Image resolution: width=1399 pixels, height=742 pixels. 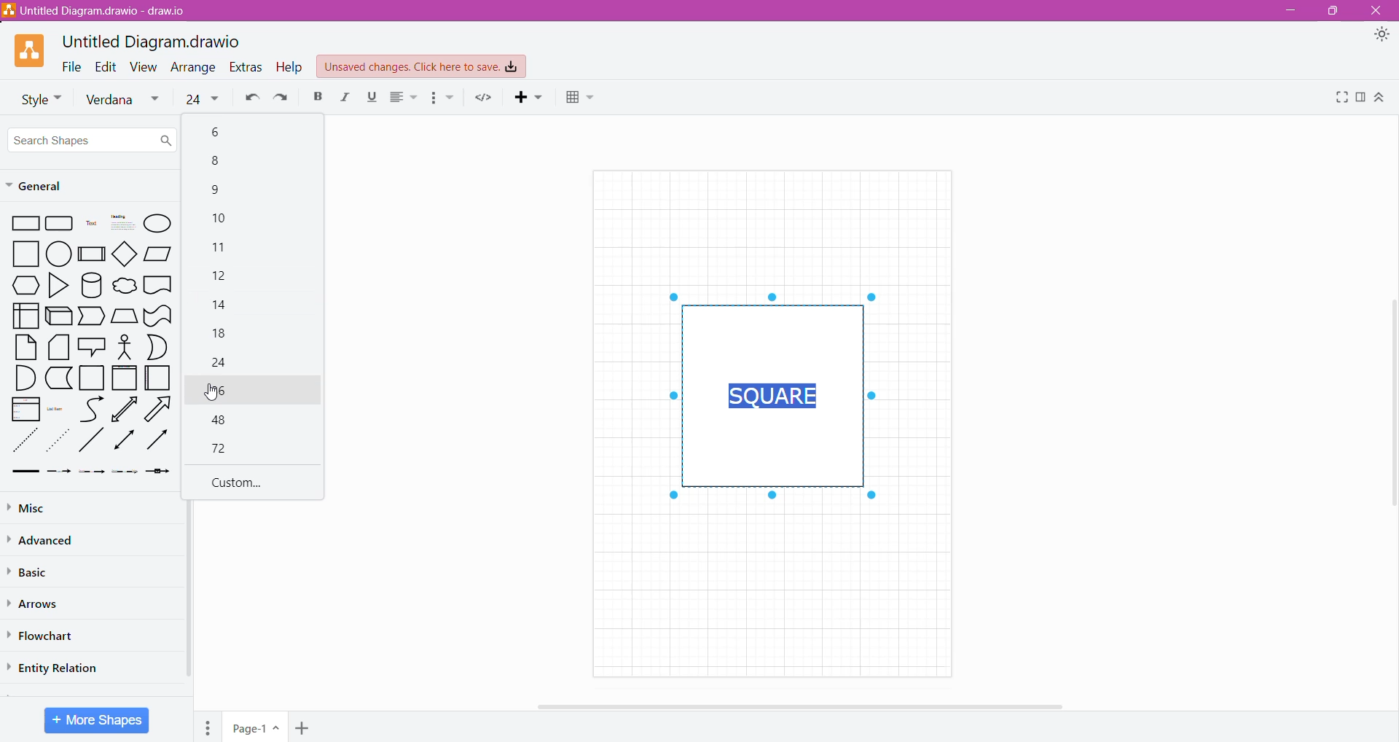 I want to click on Vertical Scroll Bar, so click(x=189, y=588).